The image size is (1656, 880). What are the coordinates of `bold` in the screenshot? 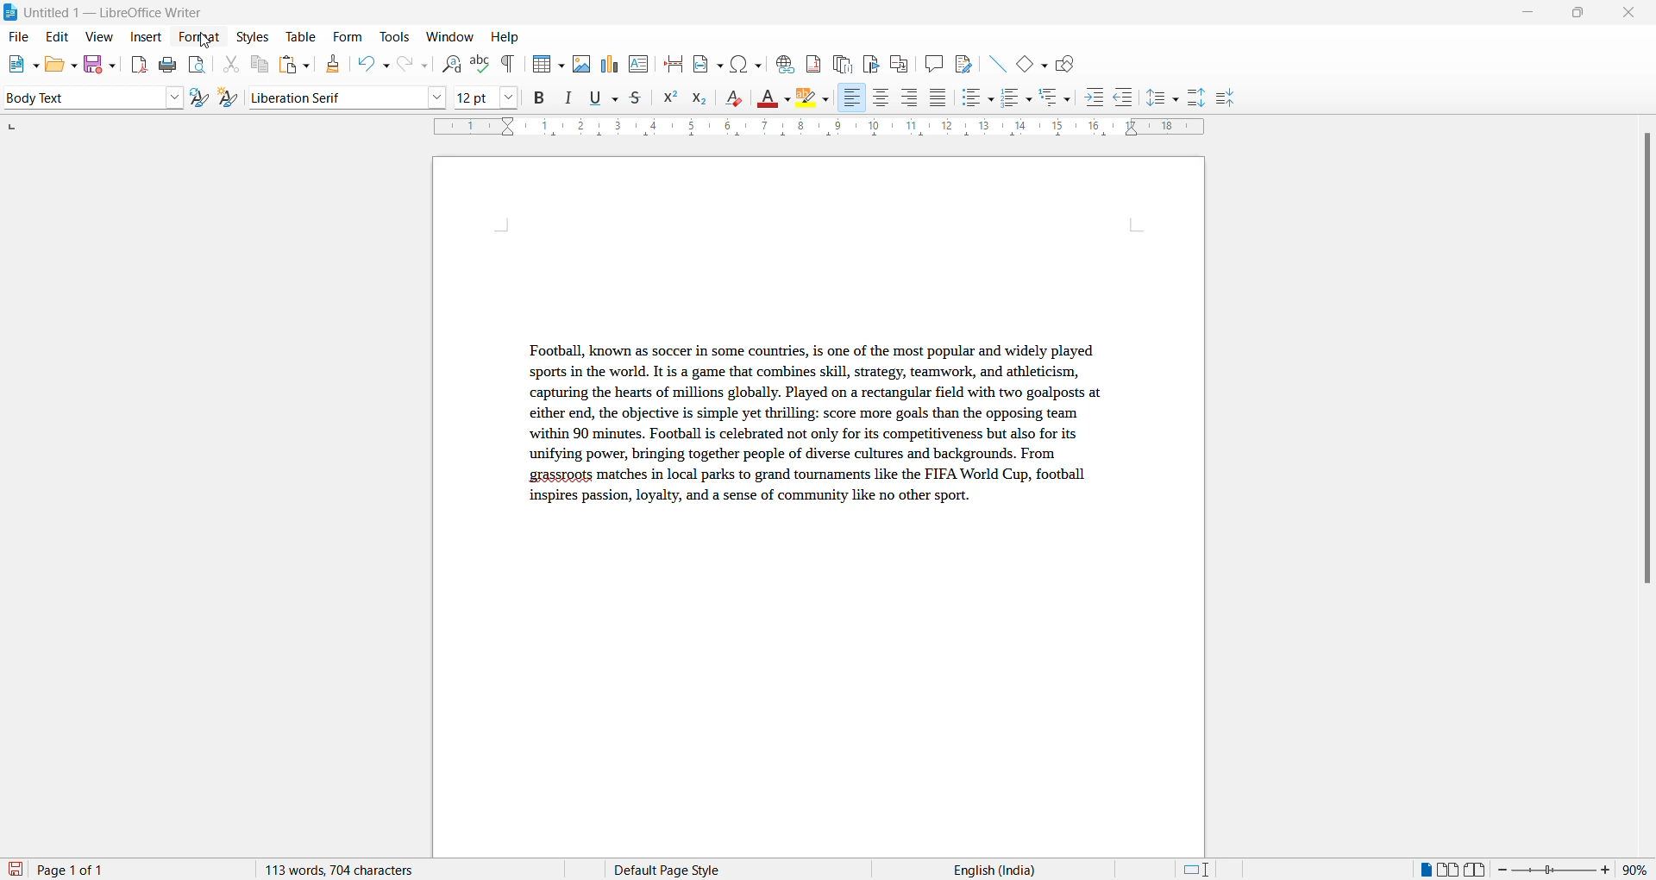 It's located at (540, 98).